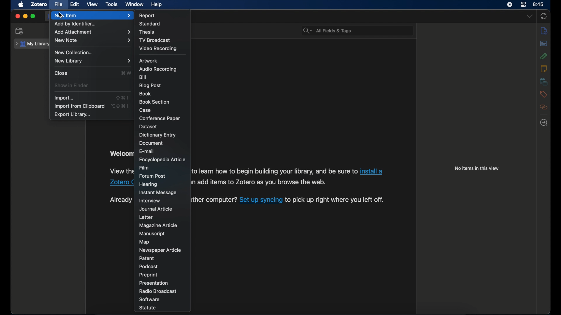  I want to click on podcast, so click(149, 266).